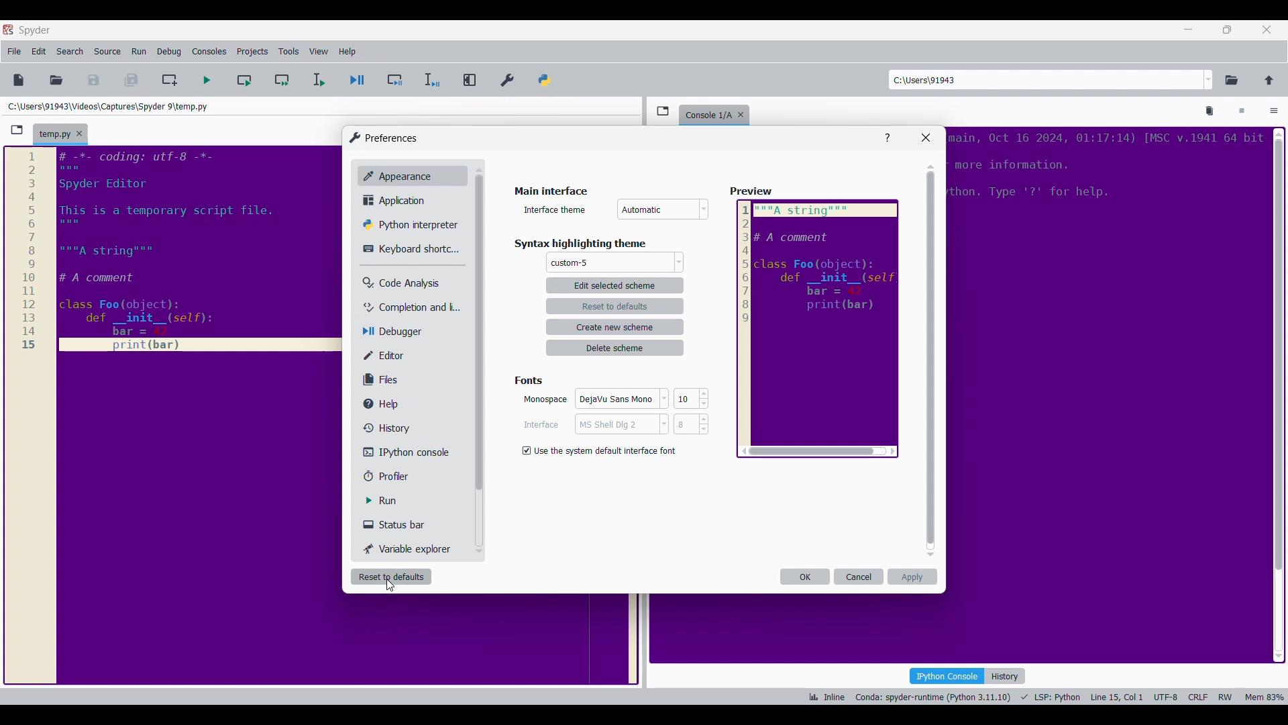  What do you see at coordinates (392, 587) in the screenshot?
I see `cursor` at bounding box center [392, 587].